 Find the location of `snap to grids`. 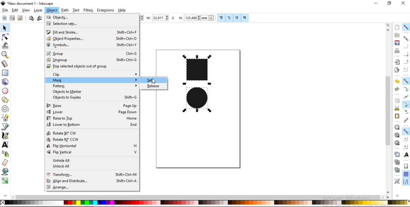

snap to grids is located at coordinates (406, 174).